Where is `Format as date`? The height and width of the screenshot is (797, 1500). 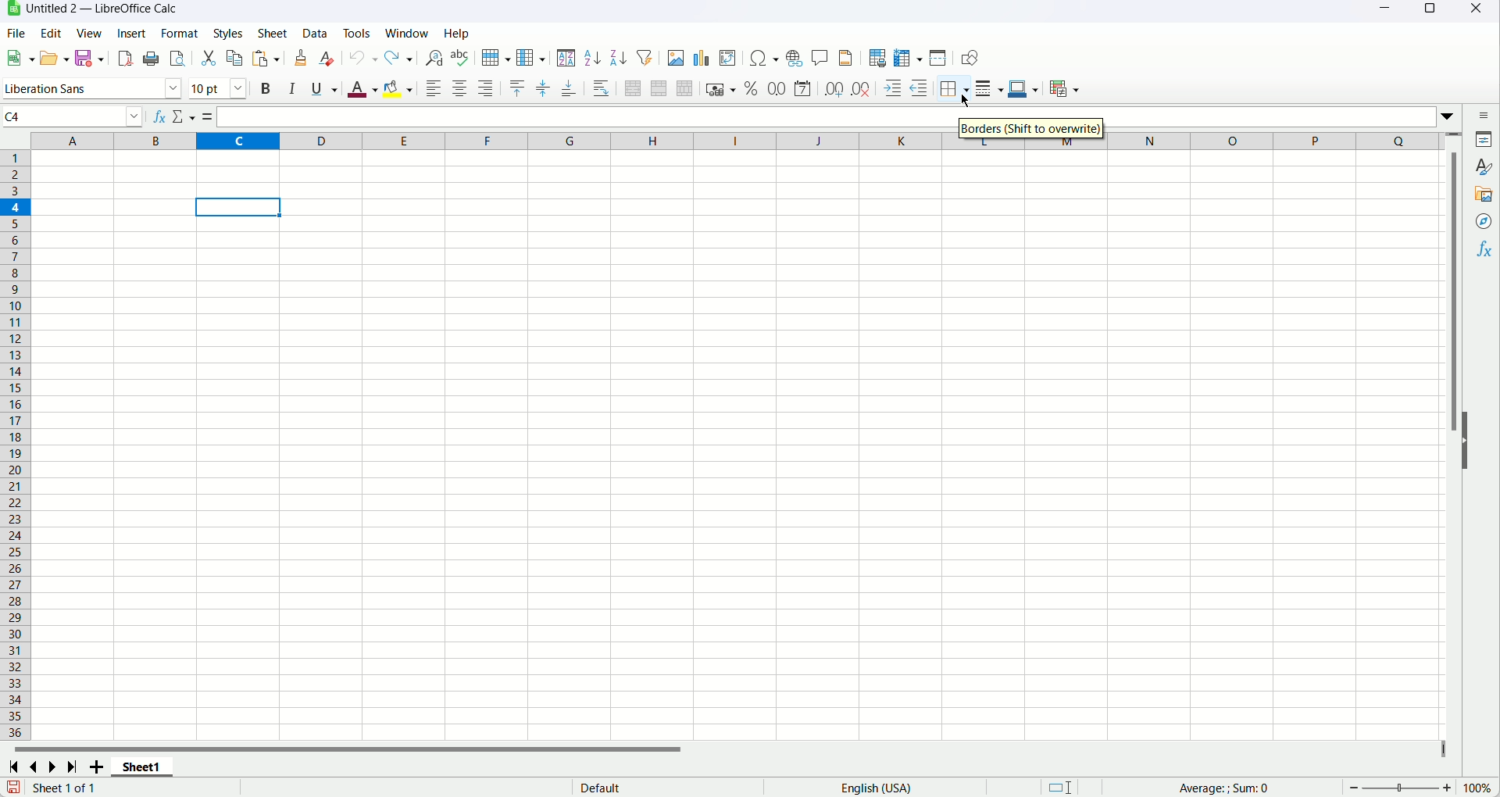 Format as date is located at coordinates (802, 88).